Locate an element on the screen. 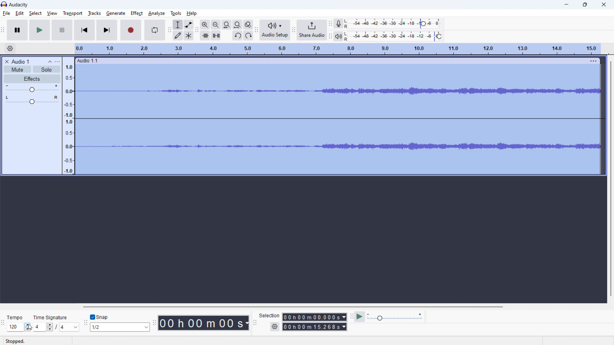 Image resolution: width=614 pixels, height=345 pixels. pause is located at coordinates (62, 30).